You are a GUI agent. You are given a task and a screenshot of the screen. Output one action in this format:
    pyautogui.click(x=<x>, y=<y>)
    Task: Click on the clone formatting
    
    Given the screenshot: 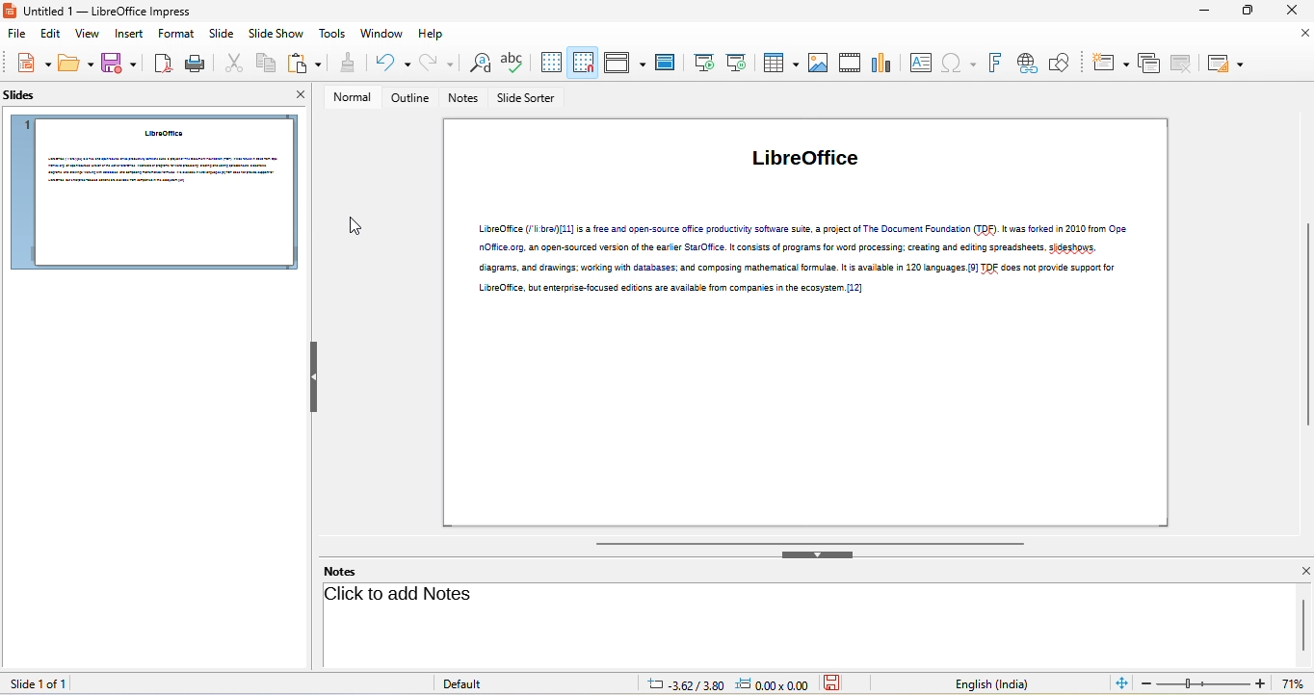 What is the action you would take?
    pyautogui.click(x=346, y=63)
    